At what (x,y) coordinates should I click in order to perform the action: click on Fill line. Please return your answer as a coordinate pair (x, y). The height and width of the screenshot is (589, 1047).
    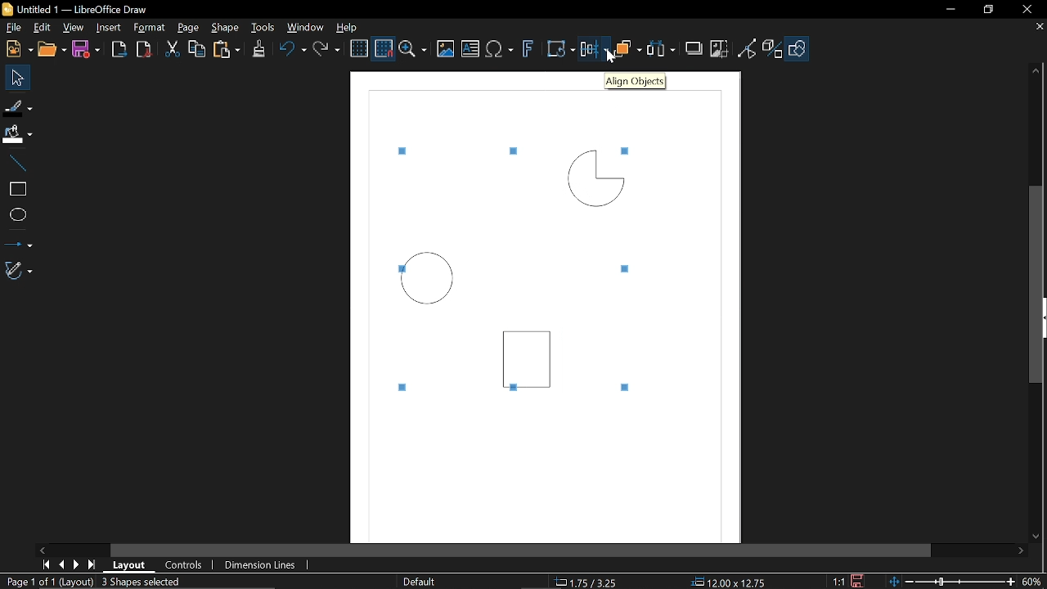
    Looking at the image, I should click on (18, 106).